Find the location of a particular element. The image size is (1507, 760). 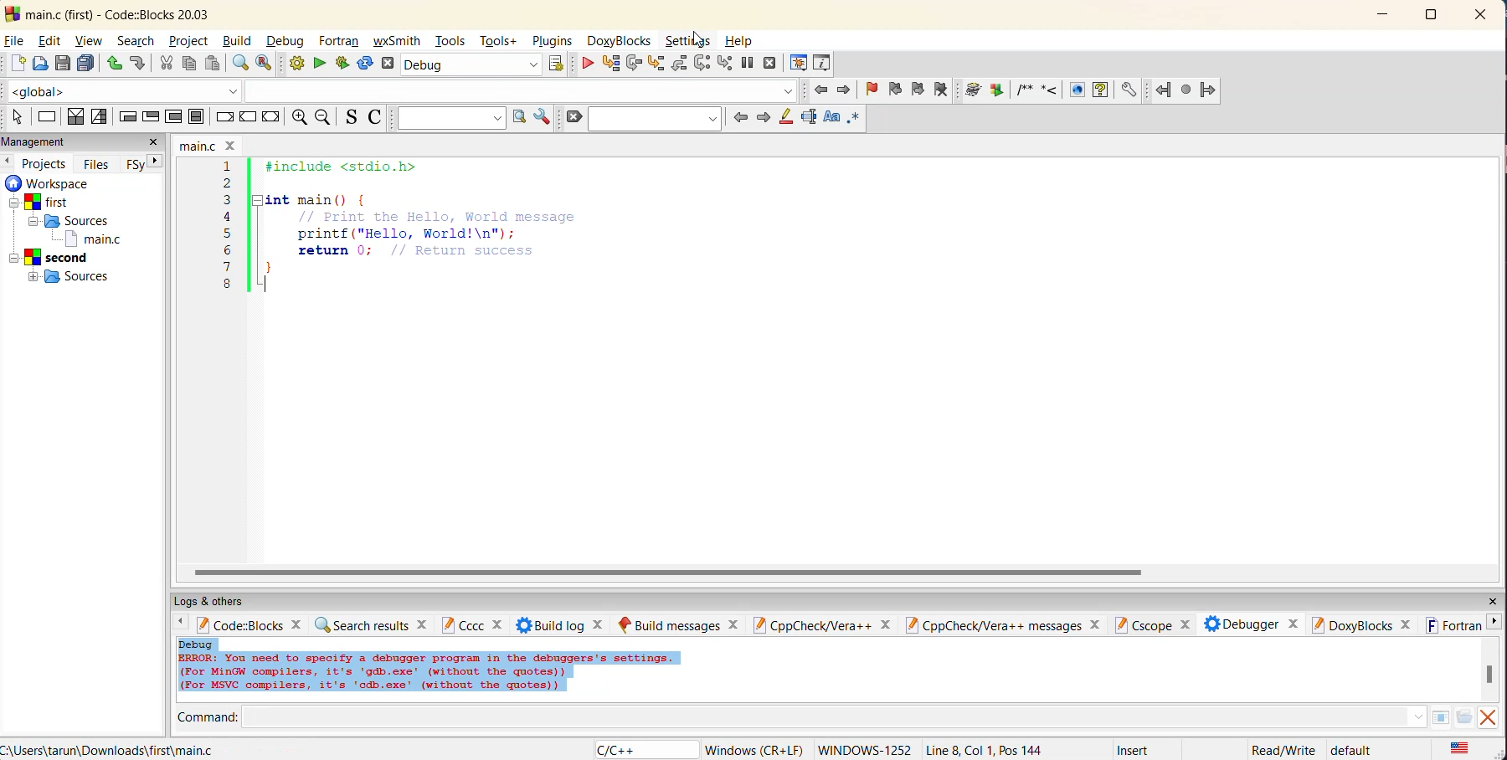

close output window is located at coordinates (1491, 717).